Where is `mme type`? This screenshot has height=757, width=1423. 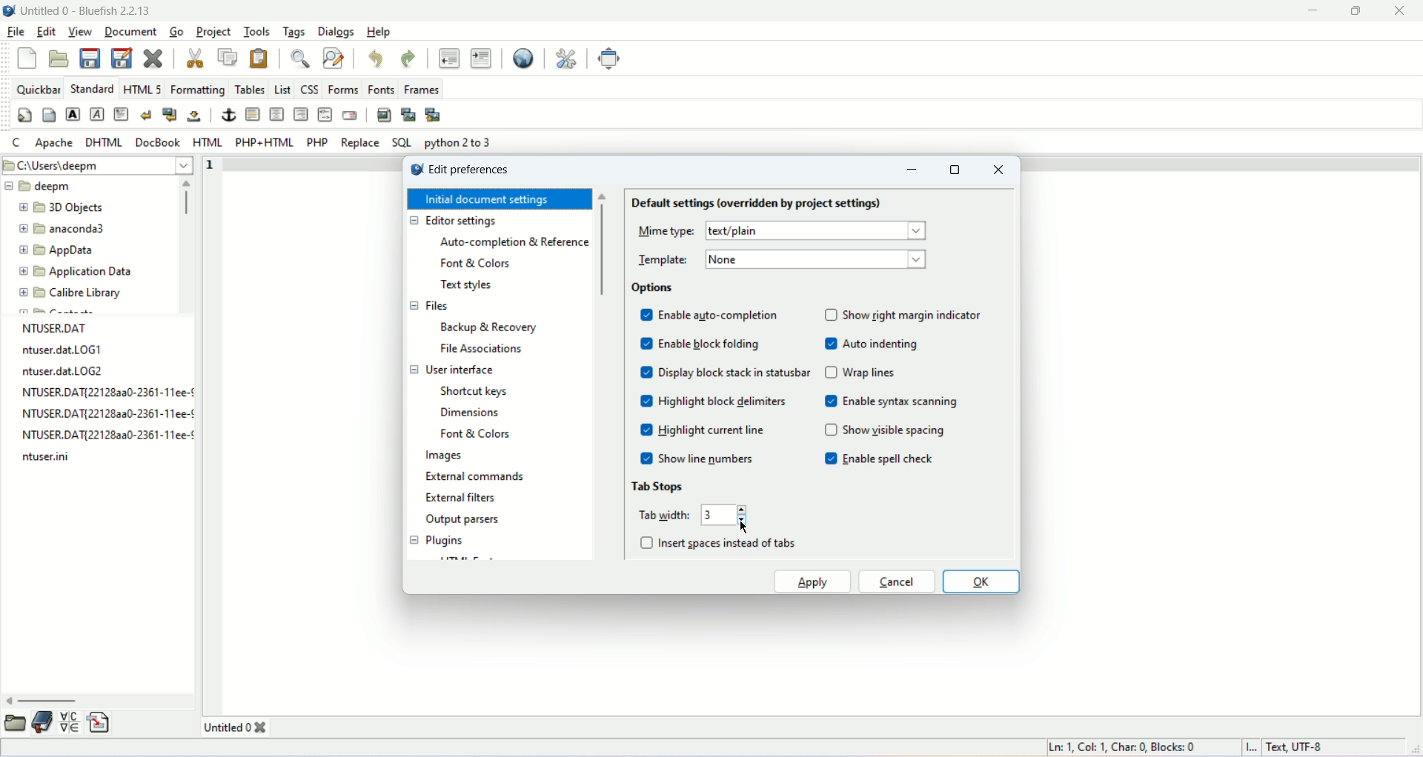 mme type is located at coordinates (661, 230).